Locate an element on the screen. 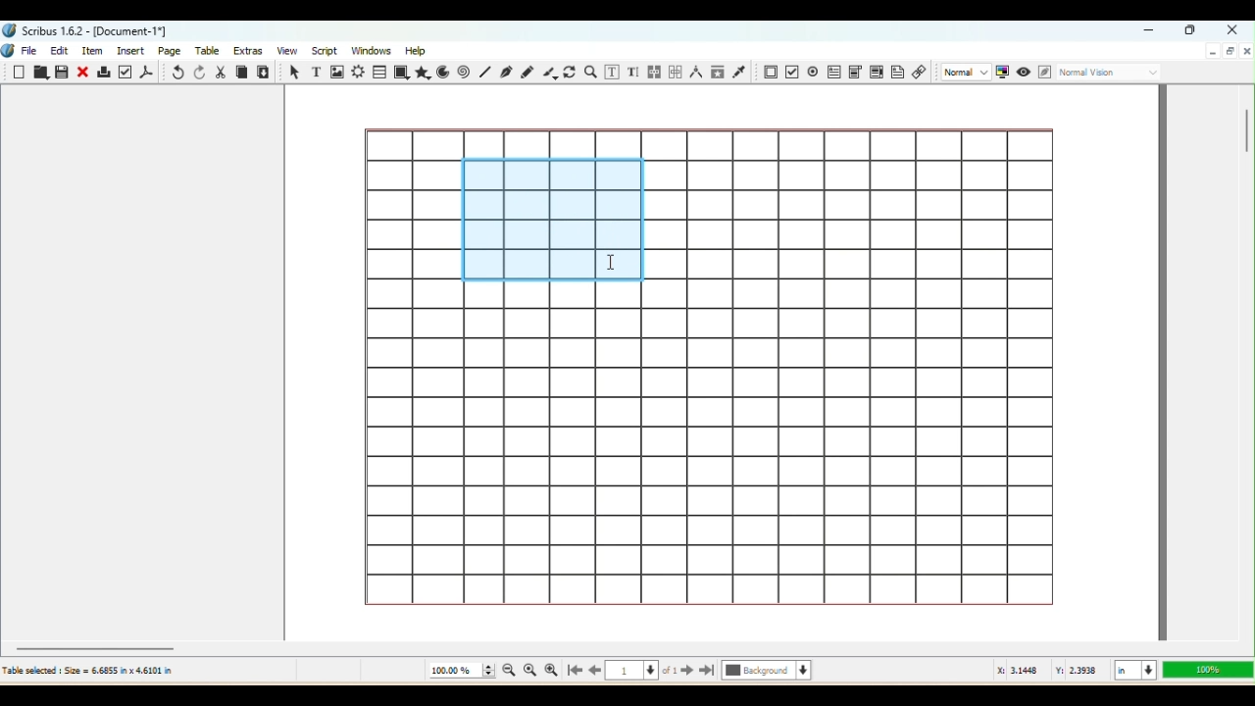  Measurements is located at coordinates (694, 73).